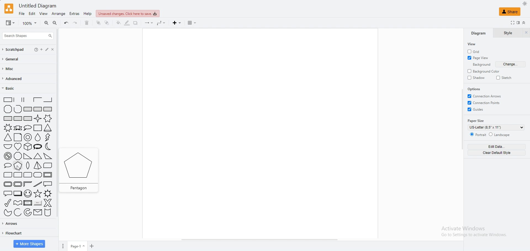 The height and width of the screenshot is (251, 530). What do you see at coordinates (18, 166) in the screenshot?
I see `pentagon` at bounding box center [18, 166].